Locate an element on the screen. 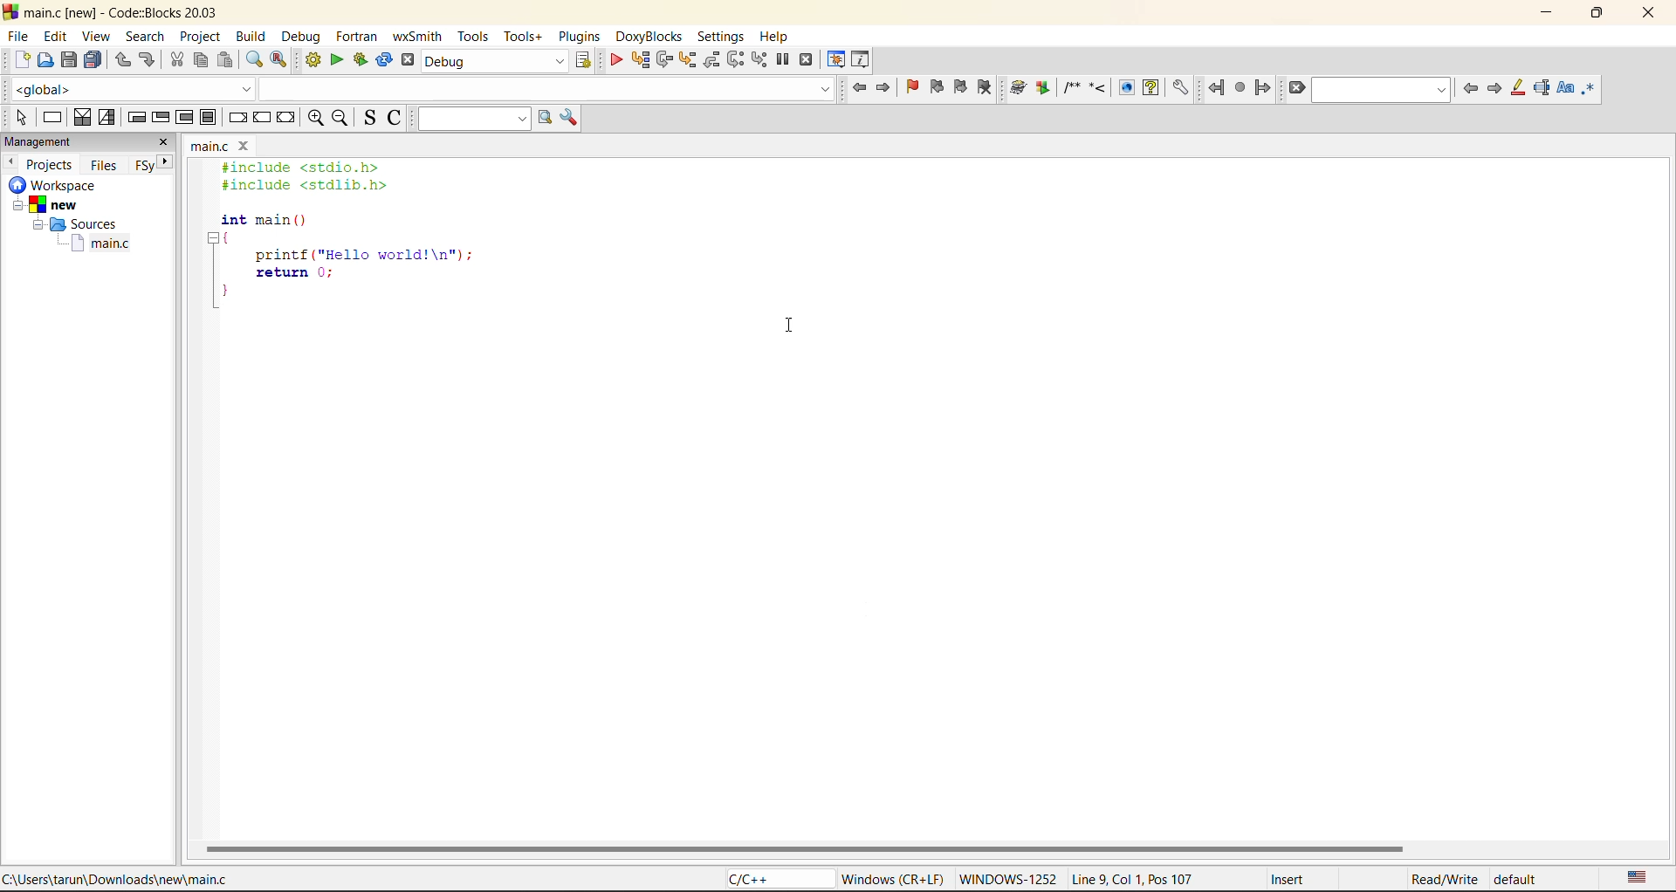 The image size is (1676, 892). Insert is located at coordinates (1287, 879).